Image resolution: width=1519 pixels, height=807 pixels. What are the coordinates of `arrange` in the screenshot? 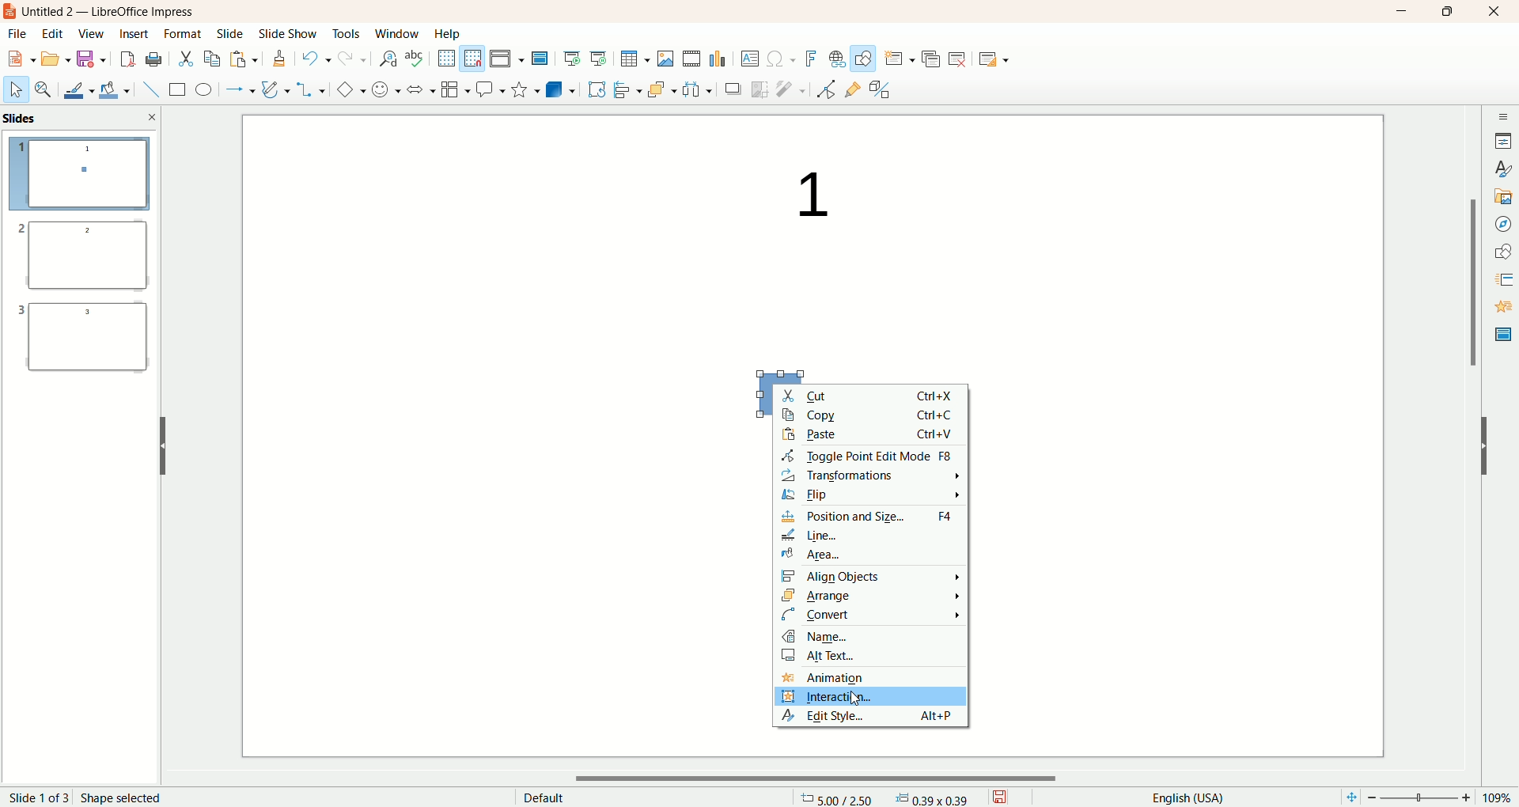 It's located at (869, 595).